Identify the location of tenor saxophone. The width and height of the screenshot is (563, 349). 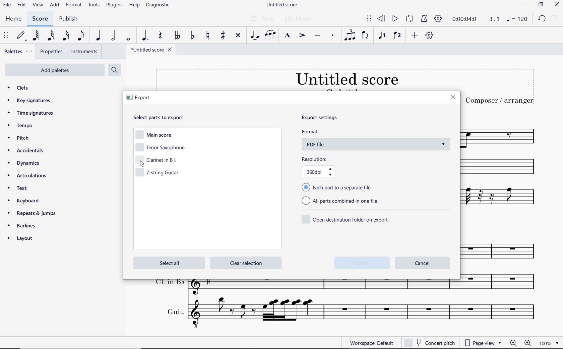
(160, 148).